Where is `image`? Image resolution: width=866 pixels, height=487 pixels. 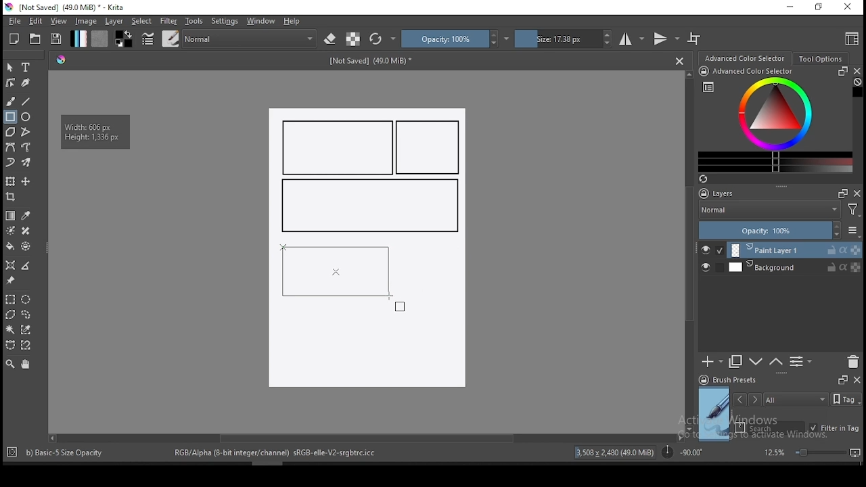 image is located at coordinates (85, 21).